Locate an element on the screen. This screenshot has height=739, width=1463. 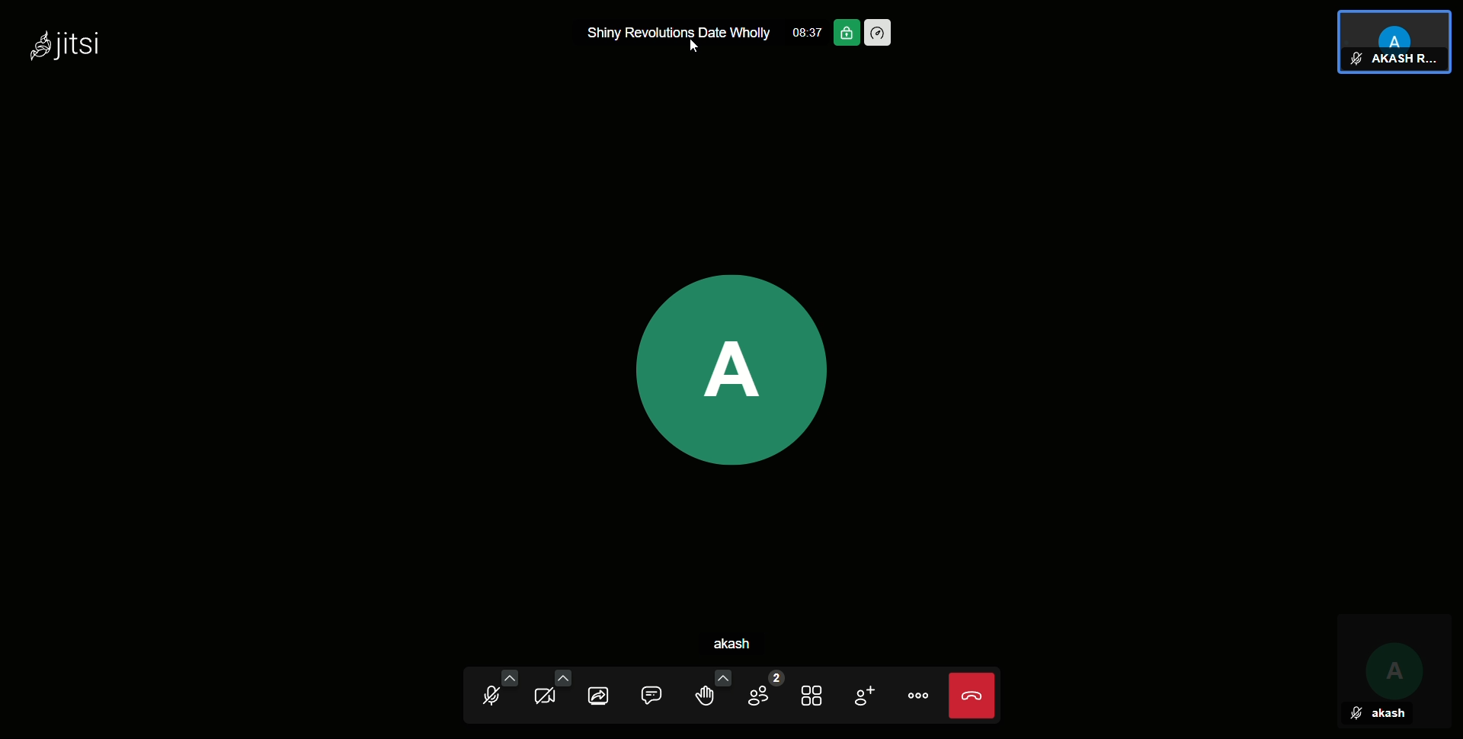
mute is located at coordinates (493, 693).